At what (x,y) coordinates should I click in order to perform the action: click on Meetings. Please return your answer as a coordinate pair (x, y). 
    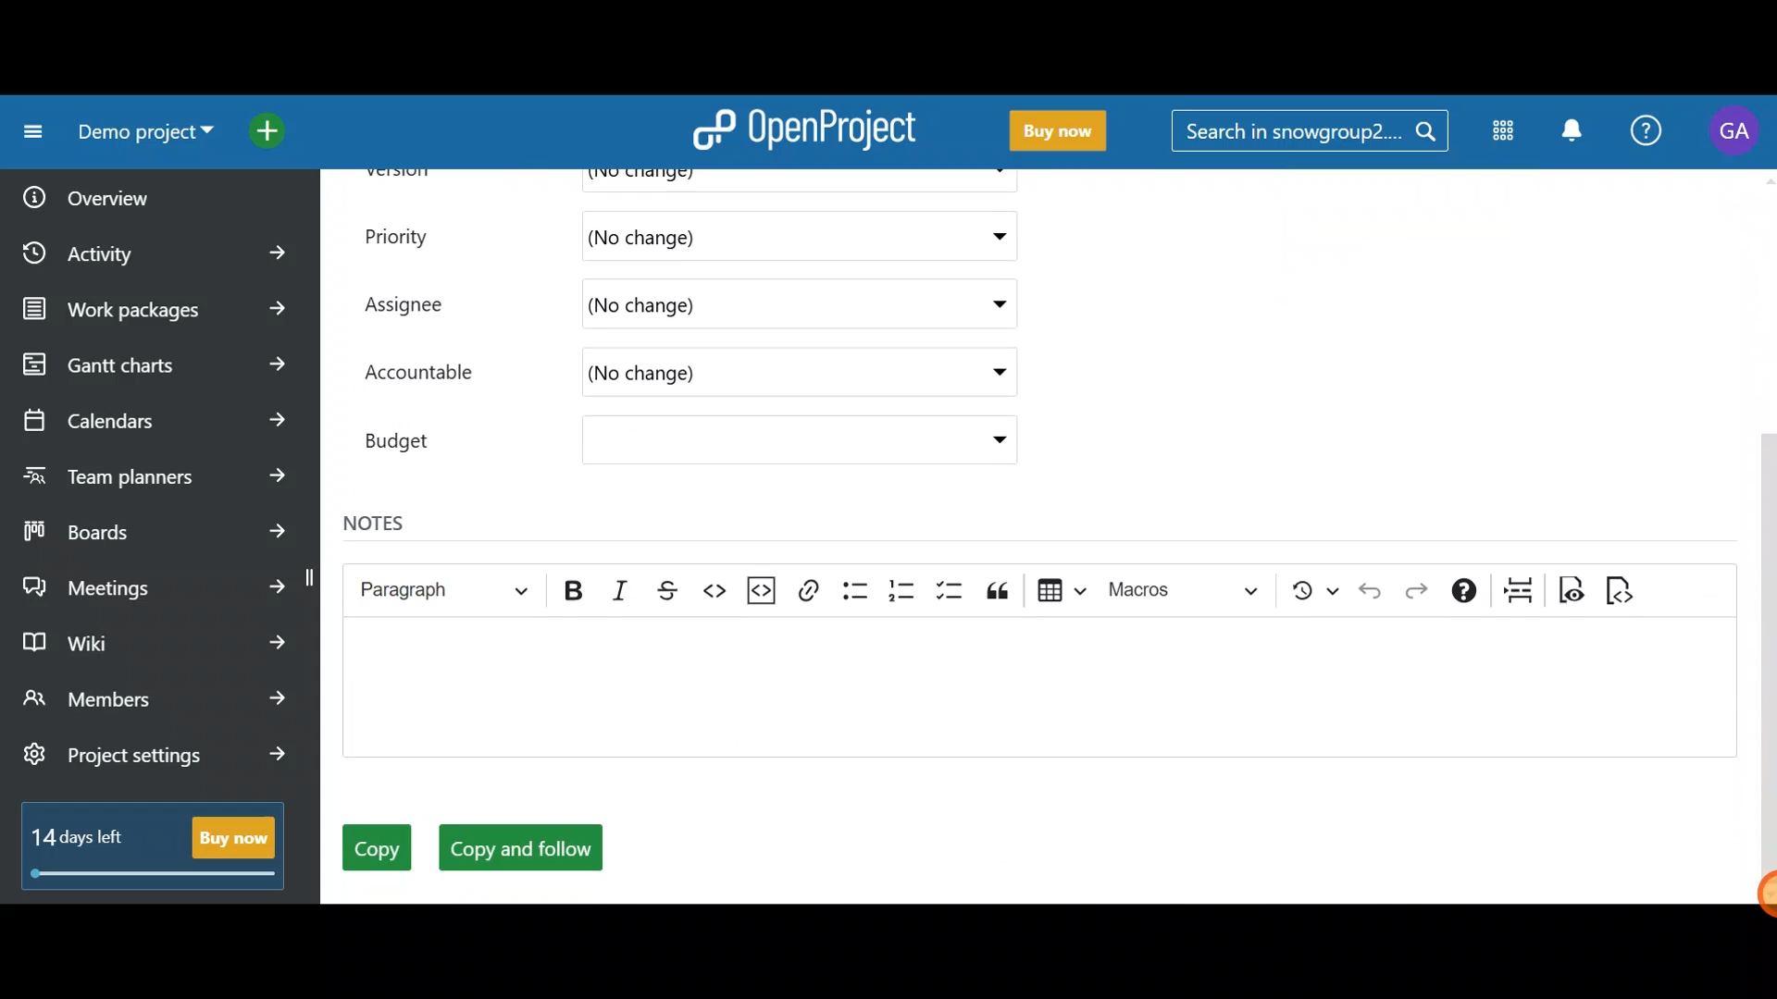
    Looking at the image, I should click on (155, 583).